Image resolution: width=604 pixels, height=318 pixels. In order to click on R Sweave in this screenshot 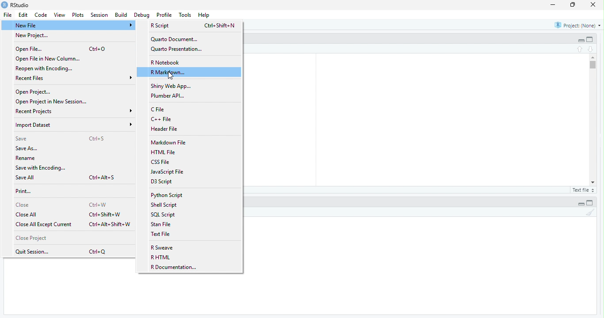, I will do `click(162, 248)`.